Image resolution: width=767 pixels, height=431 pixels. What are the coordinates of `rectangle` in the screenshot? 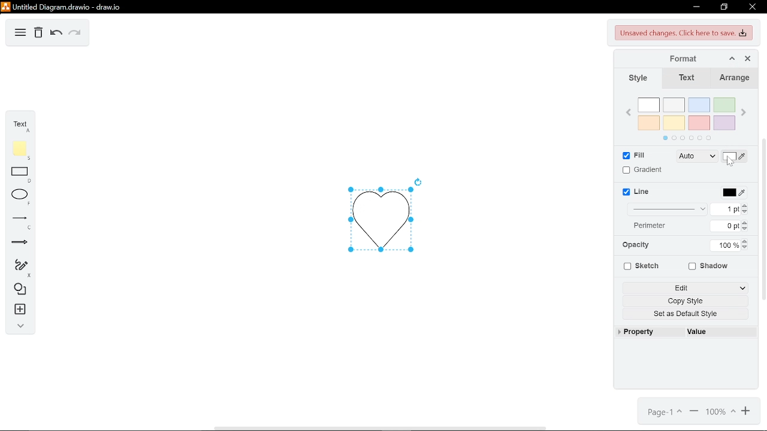 It's located at (20, 175).